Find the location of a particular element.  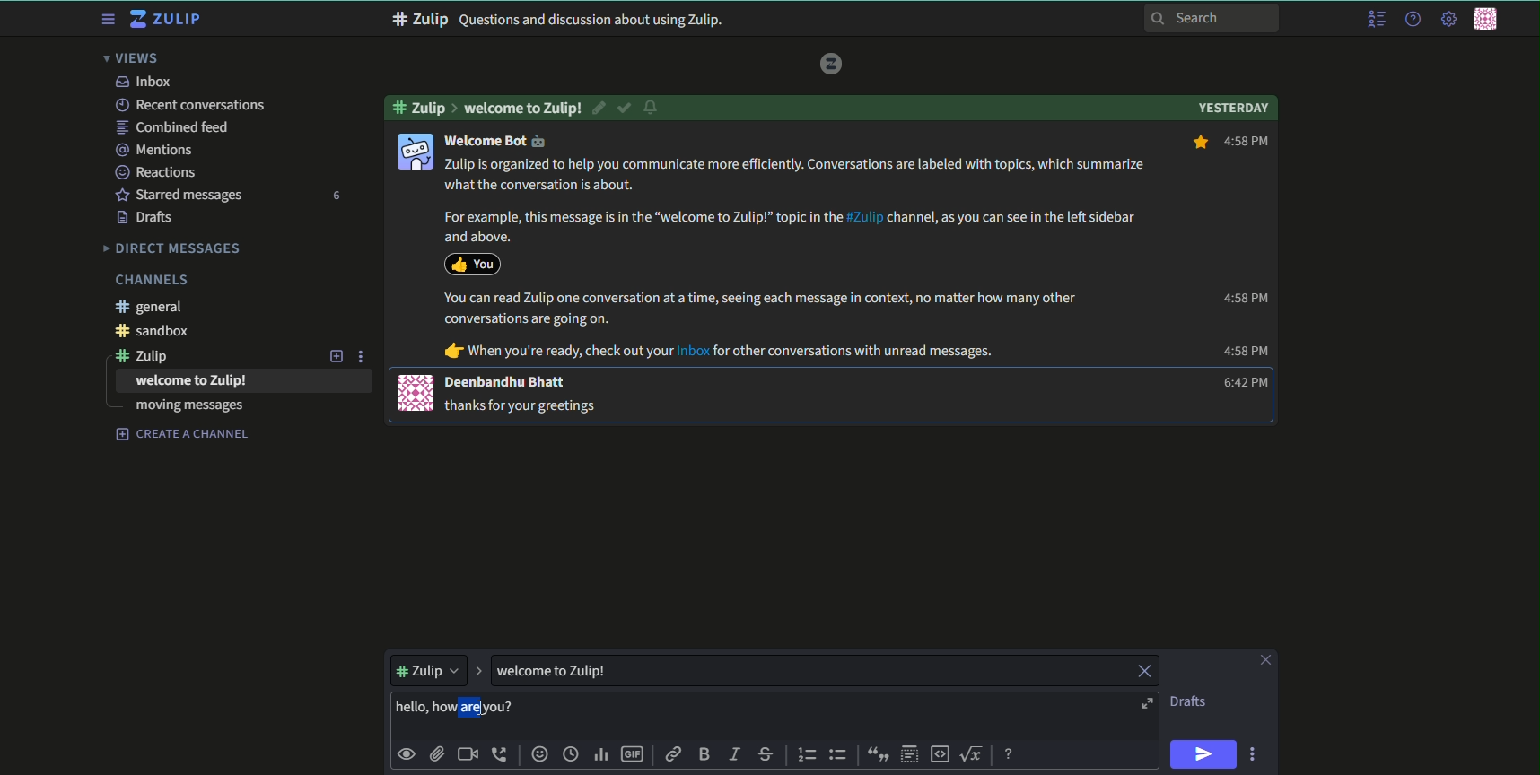

4:58 PM is located at coordinates (1246, 352).